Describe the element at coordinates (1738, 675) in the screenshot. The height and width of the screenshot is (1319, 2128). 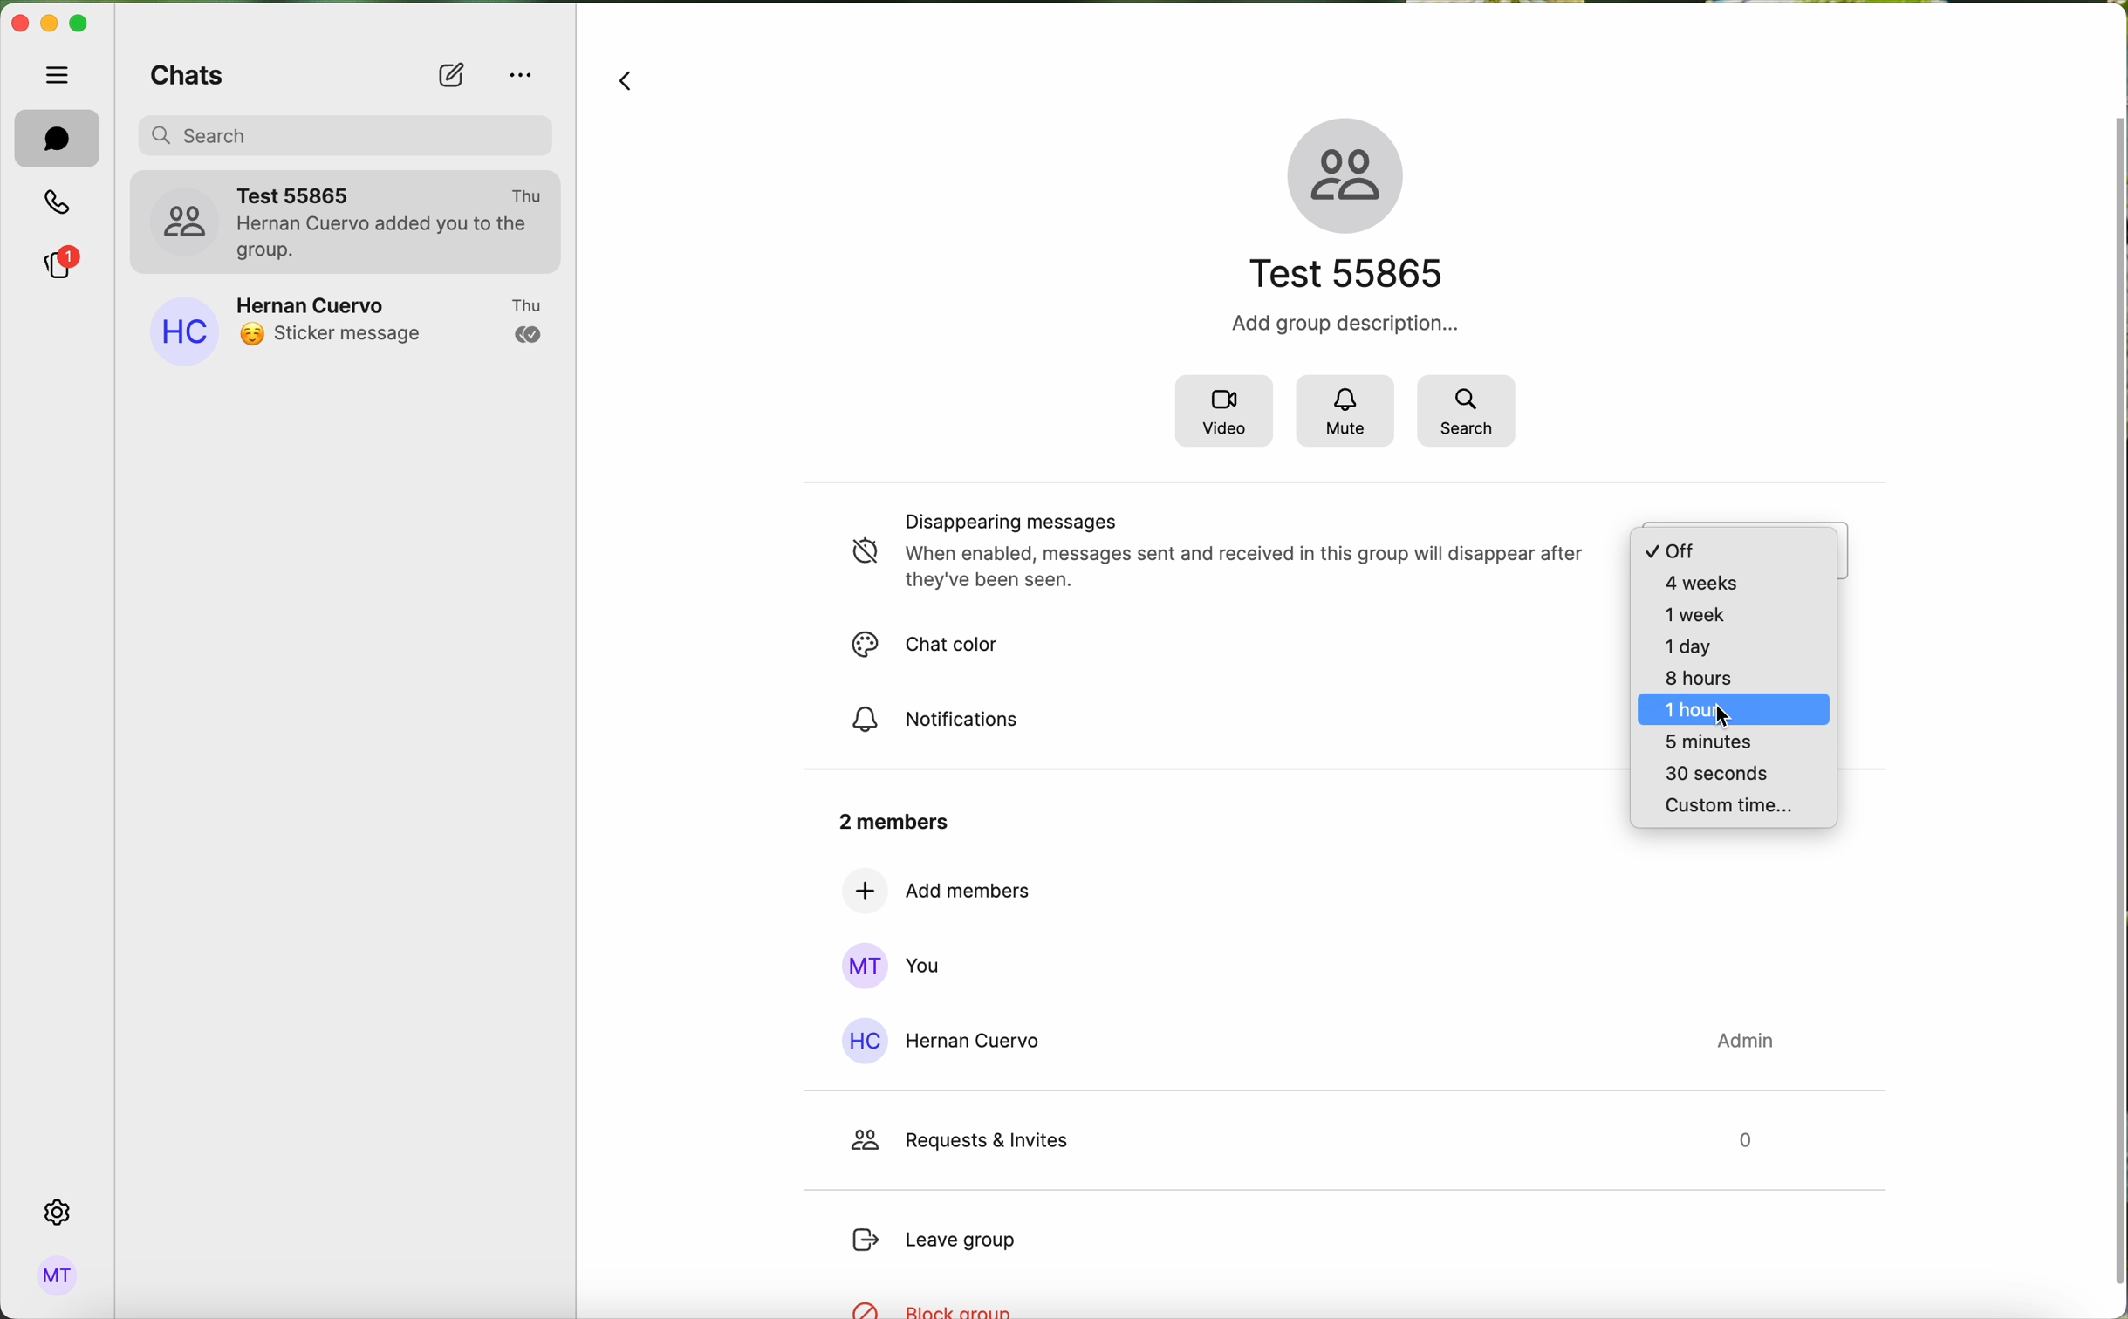
I see `timer options` at that location.